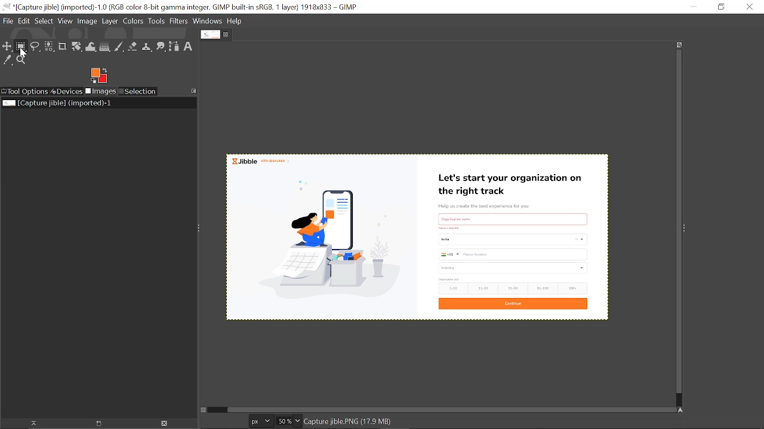 The height and width of the screenshot is (429, 764). What do you see at coordinates (36, 47) in the screenshot?
I see `Free select tool` at bounding box center [36, 47].